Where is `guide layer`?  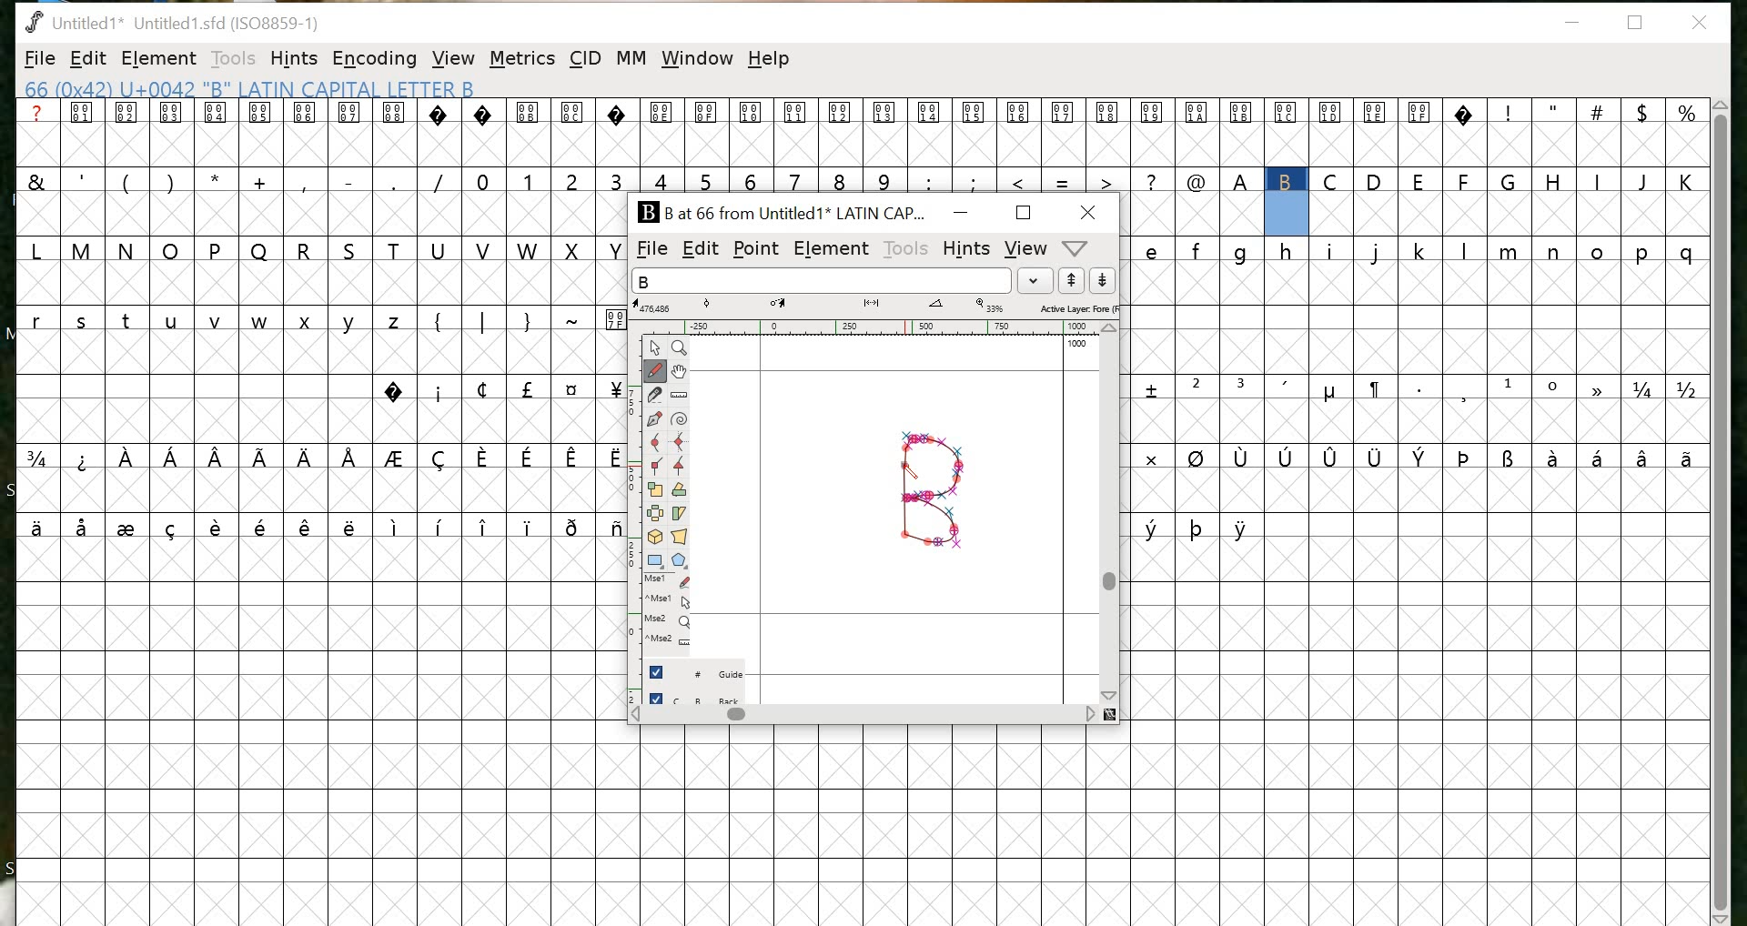
guide layer is located at coordinates (697, 669).